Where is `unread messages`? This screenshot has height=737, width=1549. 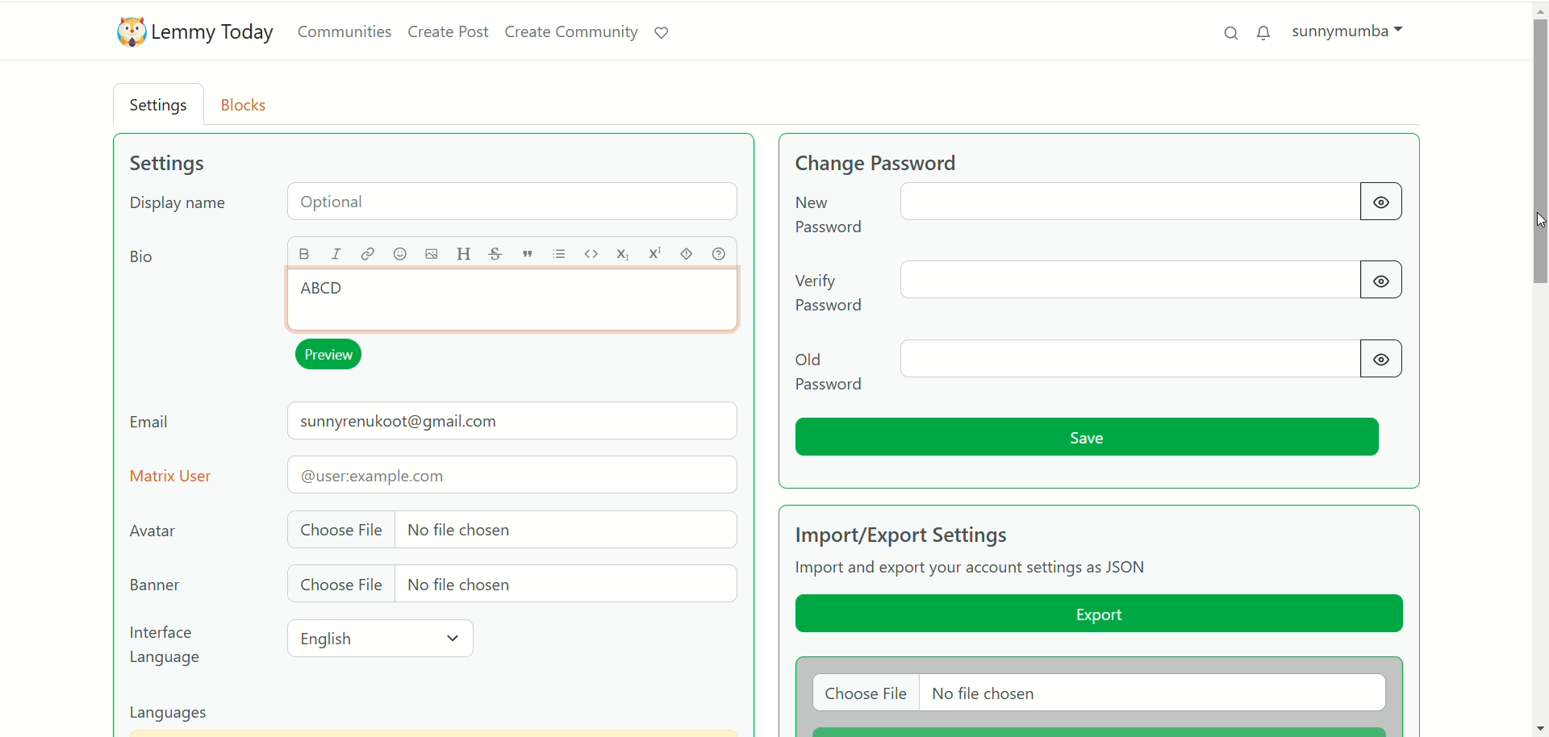
unread messages is located at coordinates (1264, 32).